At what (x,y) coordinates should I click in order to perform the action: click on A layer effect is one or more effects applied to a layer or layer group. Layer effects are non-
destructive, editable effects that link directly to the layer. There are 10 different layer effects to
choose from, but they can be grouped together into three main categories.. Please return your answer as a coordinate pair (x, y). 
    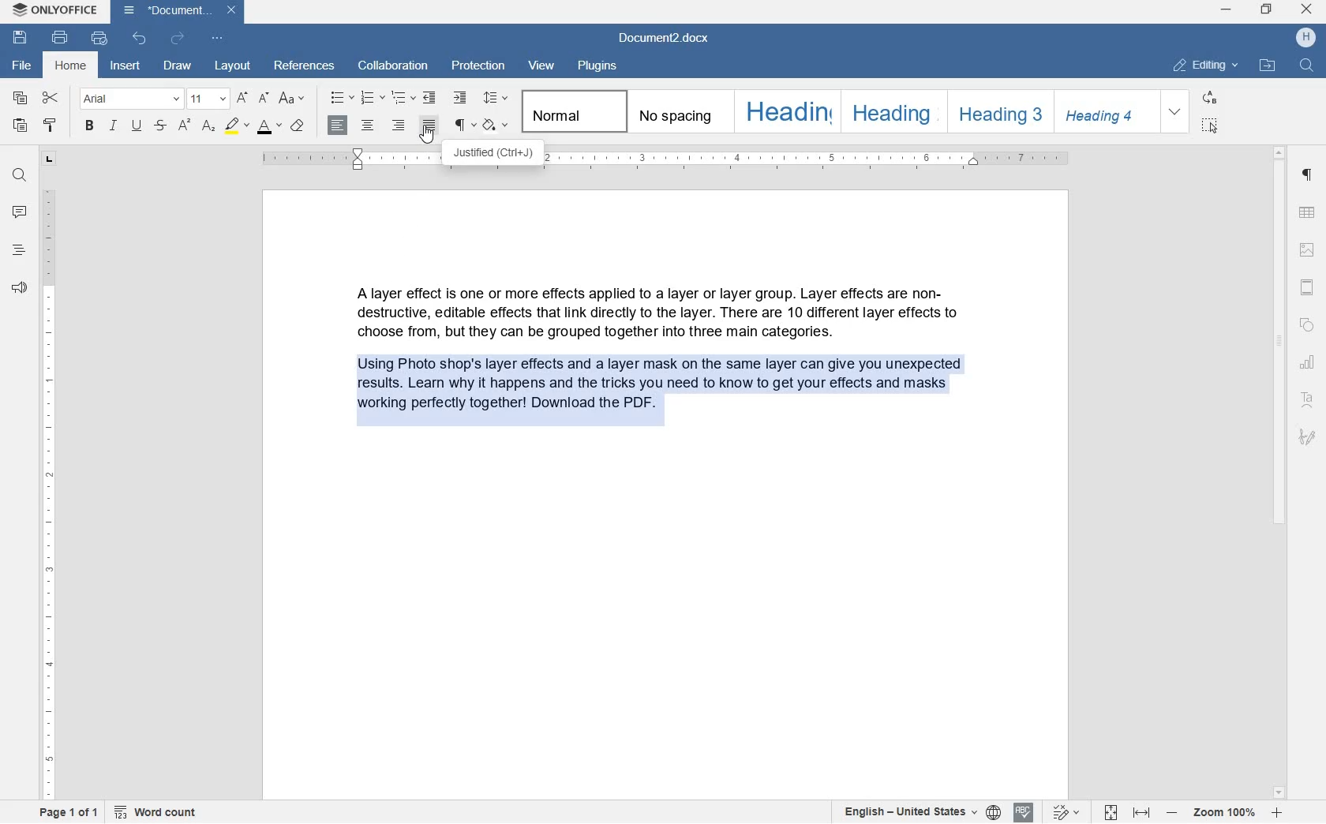
    Looking at the image, I should click on (665, 309).